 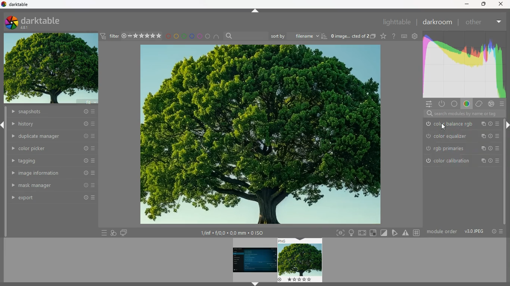 What do you see at coordinates (462, 136) in the screenshot?
I see `color equalizer` at bounding box center [462, 136].